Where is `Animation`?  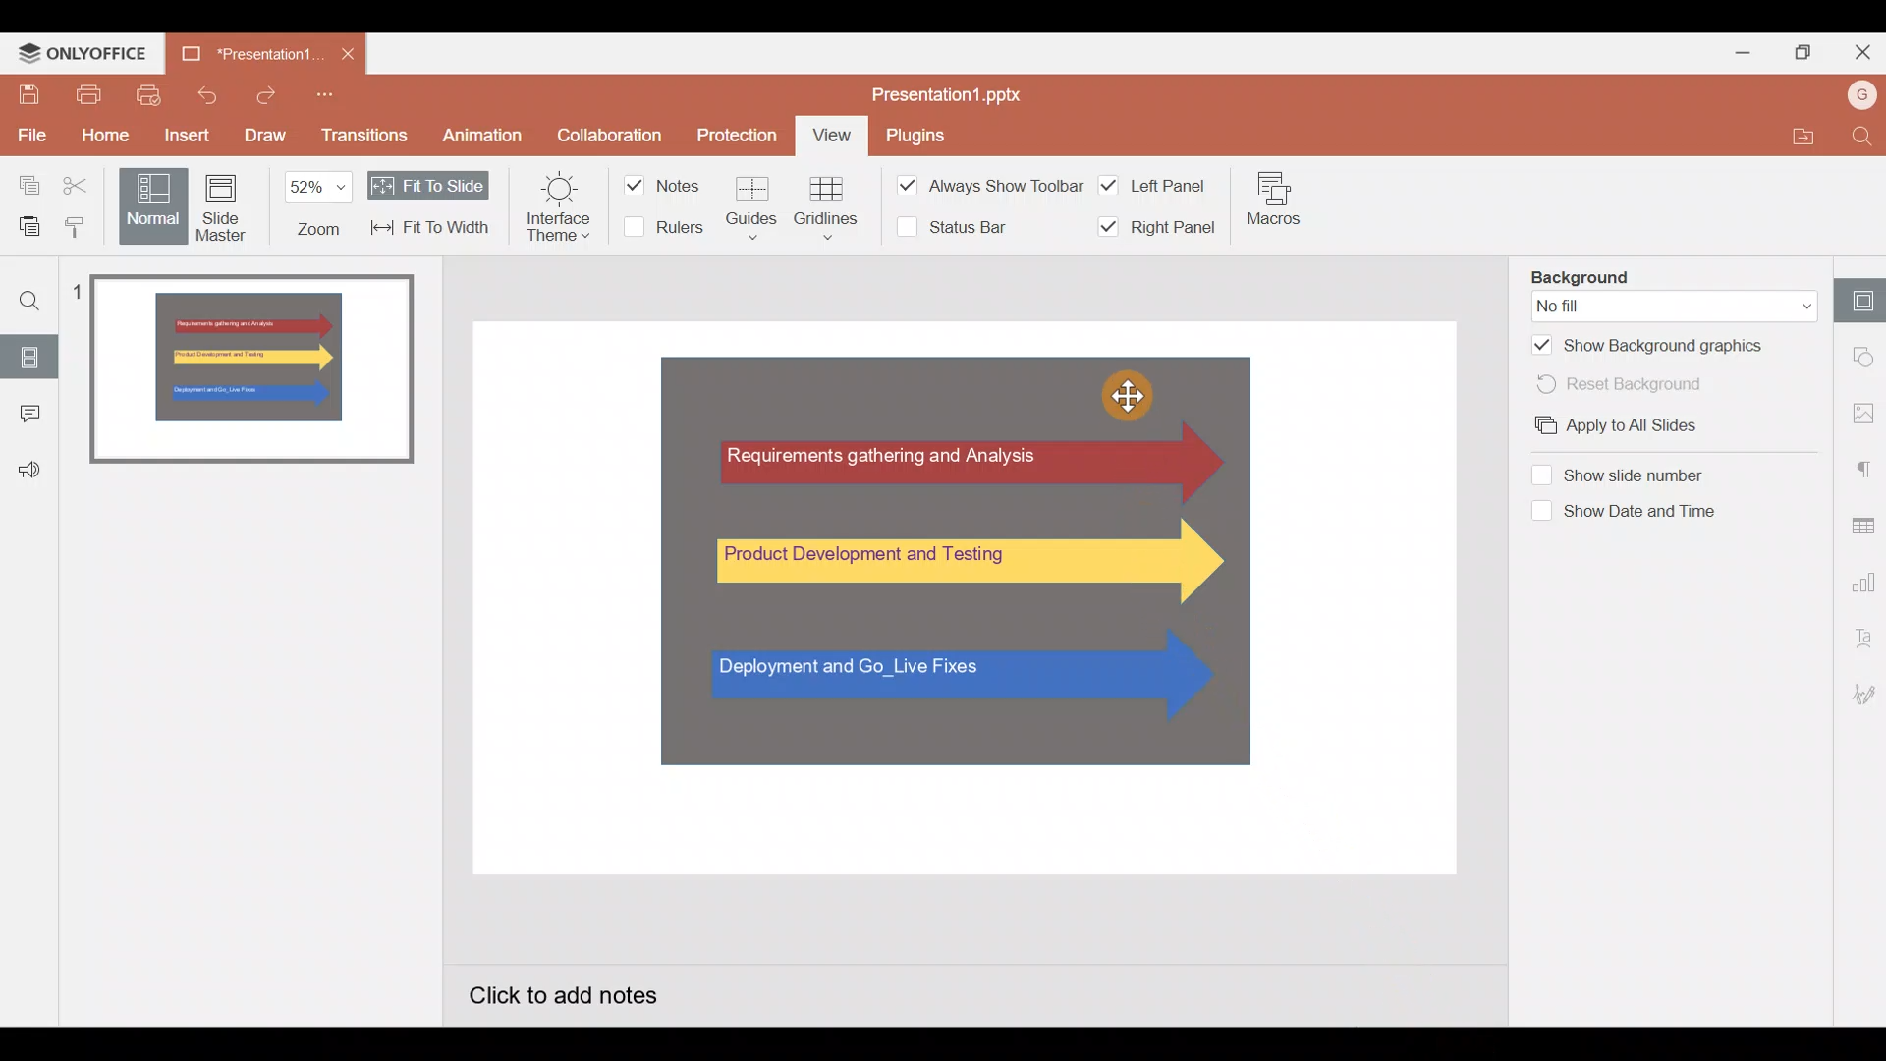
Animation is located at coordinates (484, 132).